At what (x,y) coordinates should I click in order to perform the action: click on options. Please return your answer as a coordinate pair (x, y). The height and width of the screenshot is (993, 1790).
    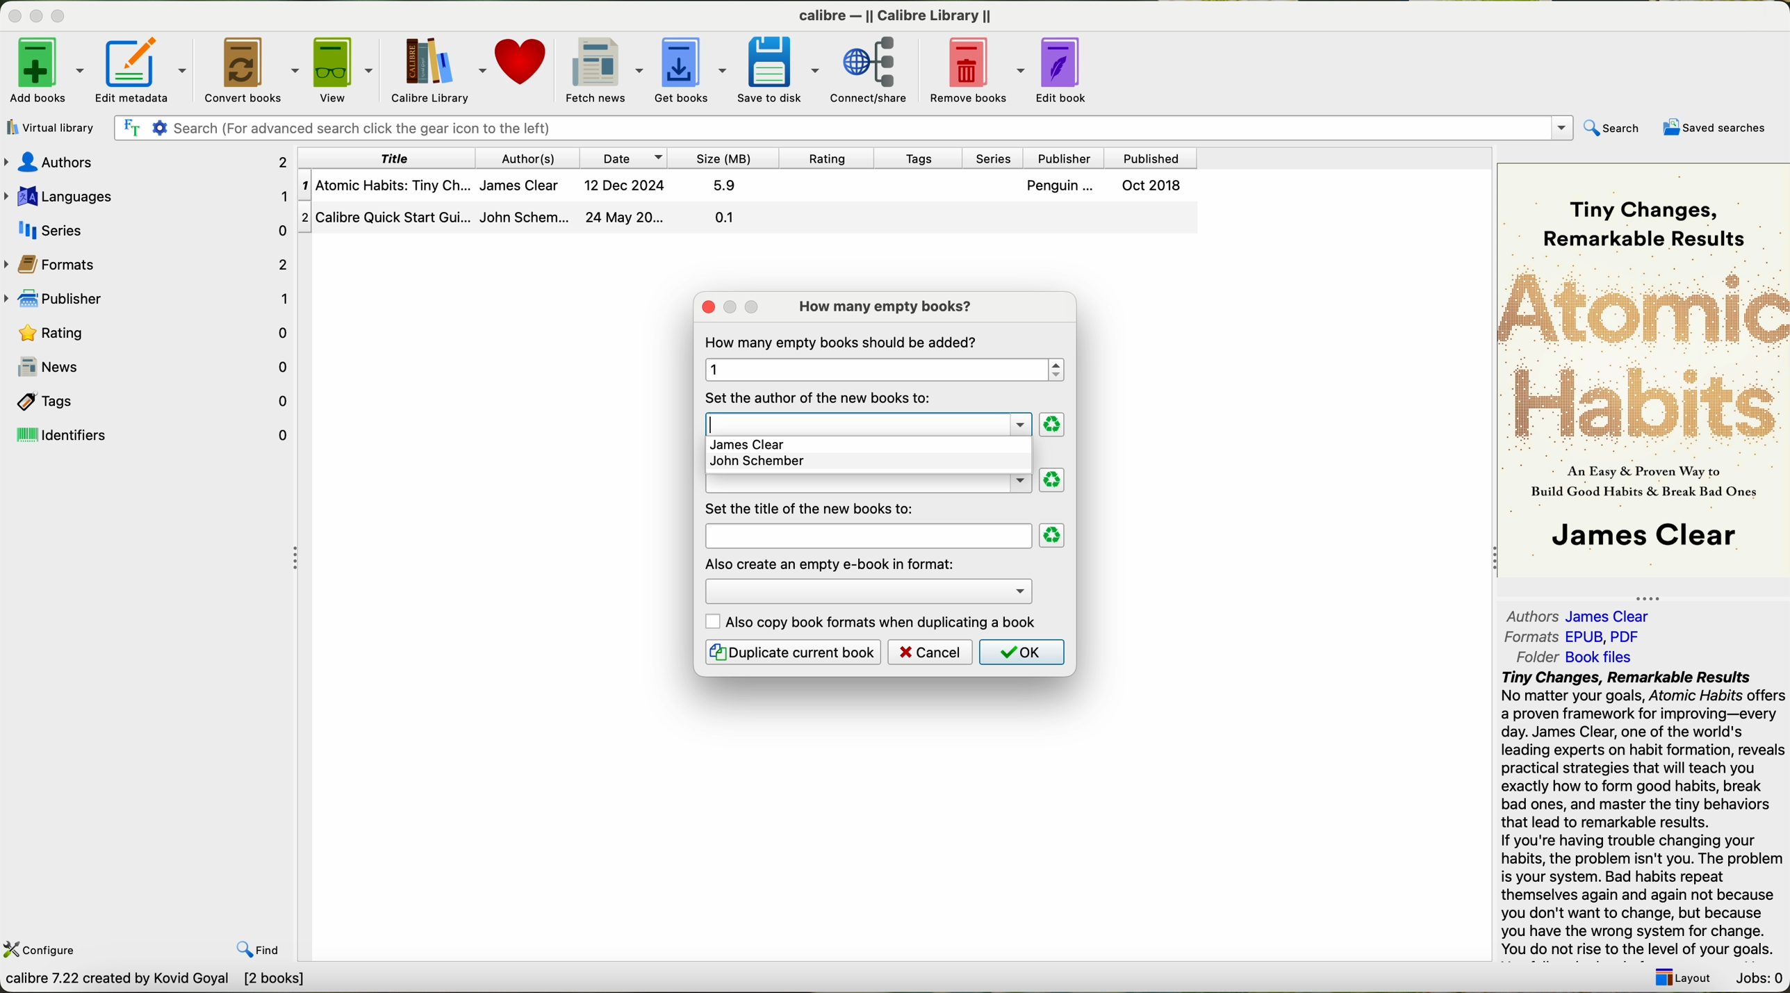
    Looking at the image, I should click on (867, 588).